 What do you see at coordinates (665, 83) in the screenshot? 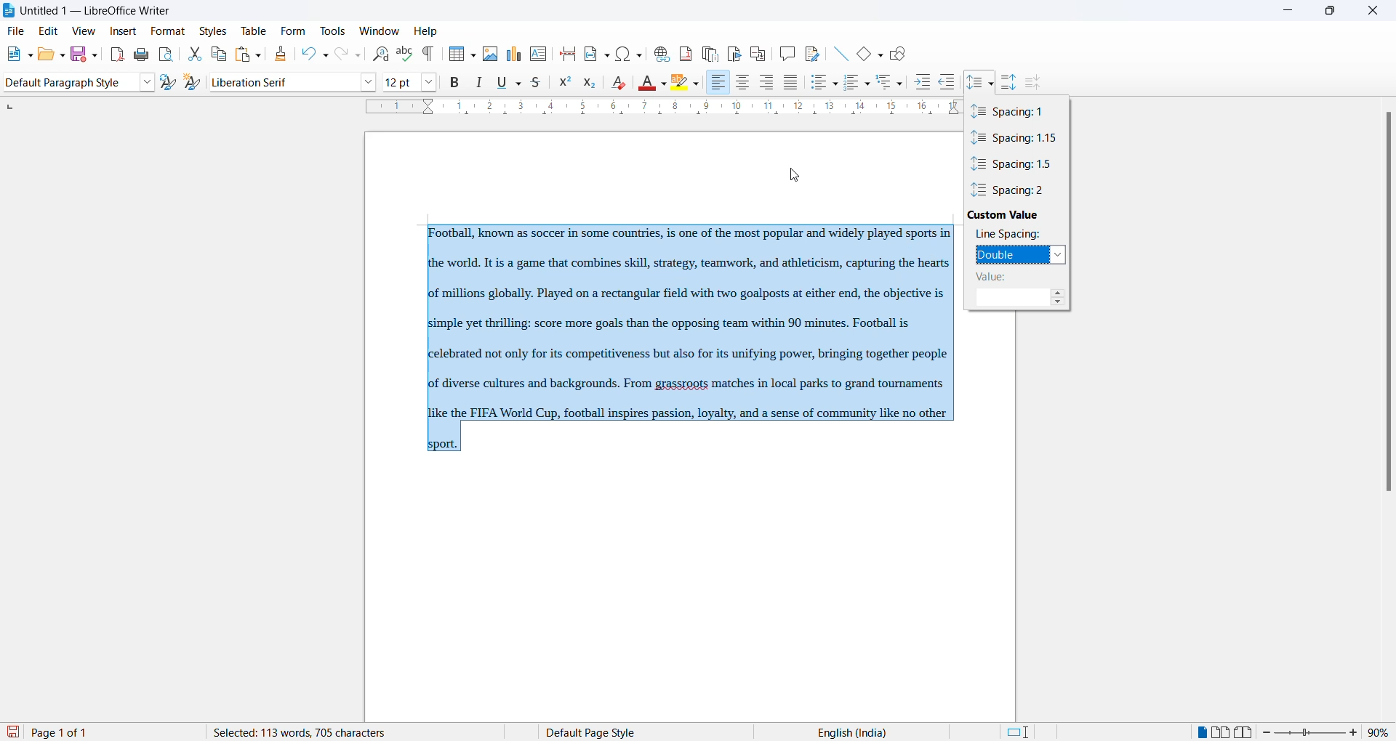
I see `font color options` at bounding box center [665, 83].